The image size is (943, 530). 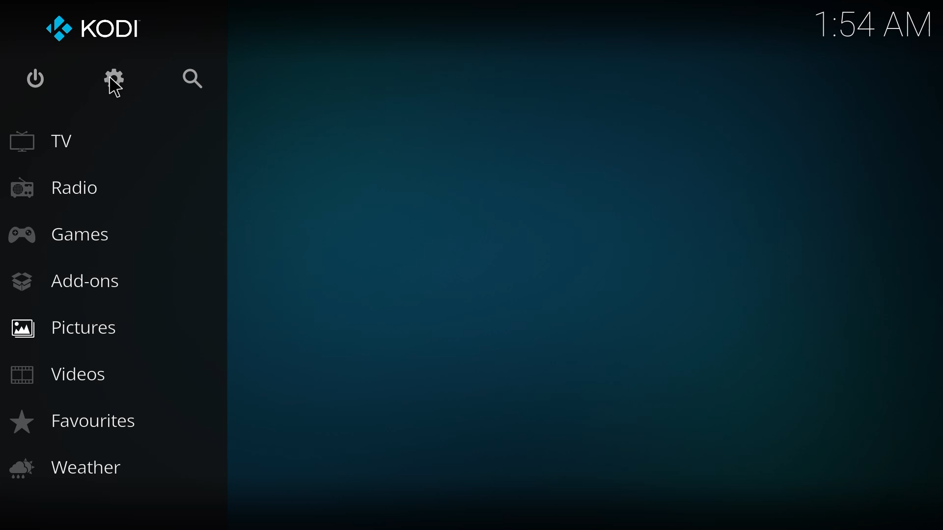 I want to click on weather, so click(x=76, y=469).